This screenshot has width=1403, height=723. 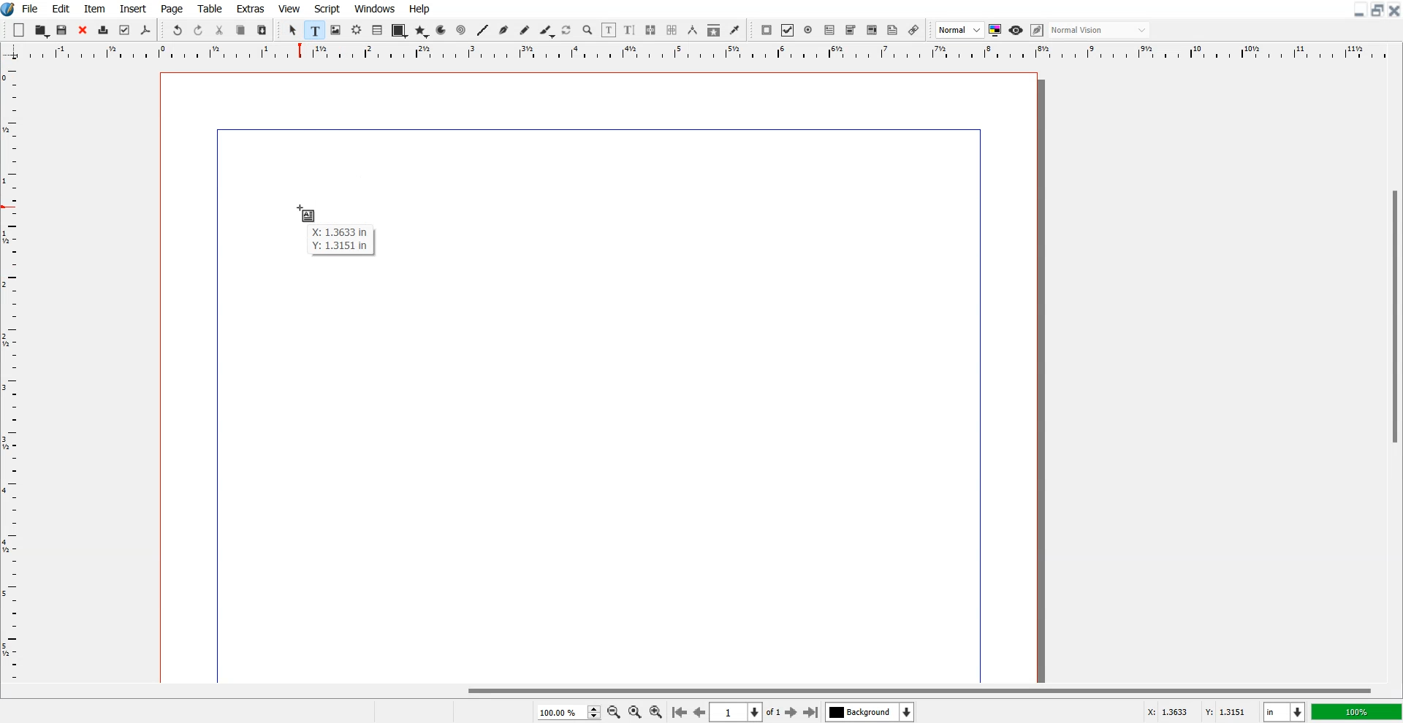 What do you see at coordinates (809, 30) in the screenshot?
I see `PDF Radio Button` at bounding box center [809, 30].